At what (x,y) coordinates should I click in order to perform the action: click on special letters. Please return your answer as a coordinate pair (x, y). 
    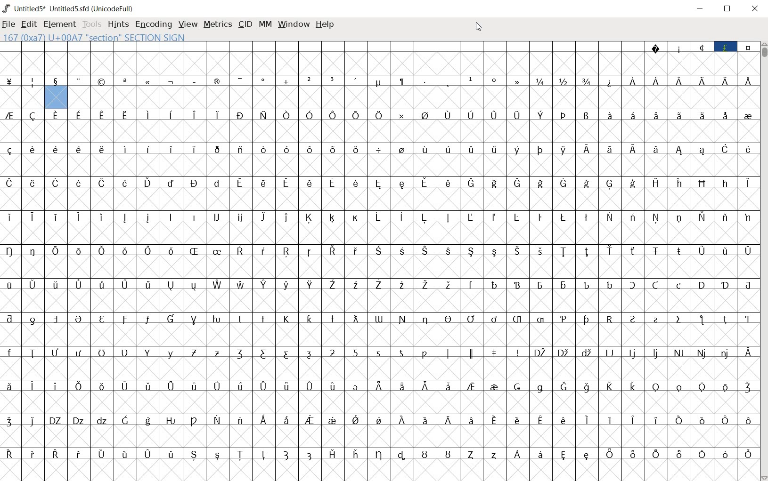
    Looking at the image, I should click on (381, 453).